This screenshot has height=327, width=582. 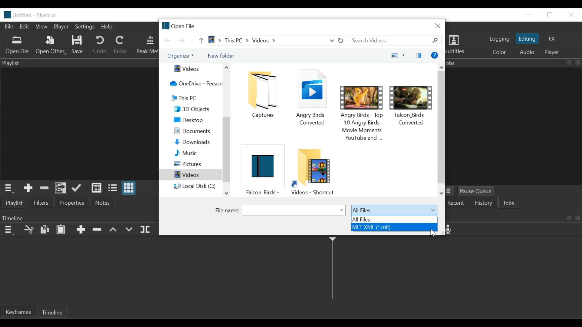 What do you see at coordinates (196, 142) in the screenshot?
I see `Downloads` at bounding box center [196, 142].